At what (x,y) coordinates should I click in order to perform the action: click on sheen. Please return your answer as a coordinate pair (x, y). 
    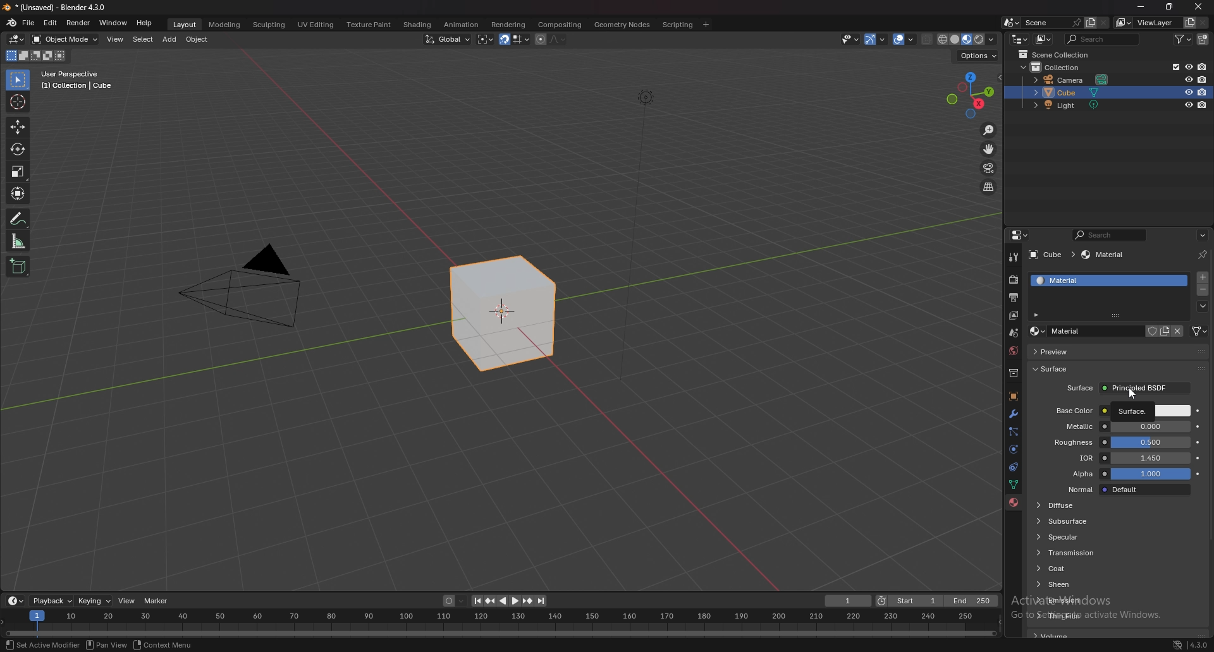
    Looking at the image, I should click on (1083, 584).